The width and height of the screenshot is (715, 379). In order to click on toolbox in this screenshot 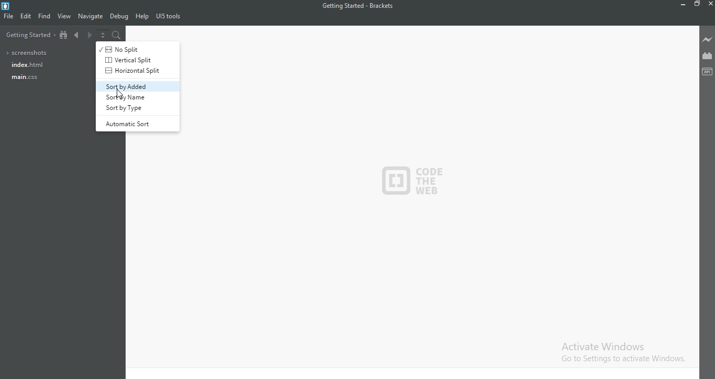, I will do `click(708, 71)`.